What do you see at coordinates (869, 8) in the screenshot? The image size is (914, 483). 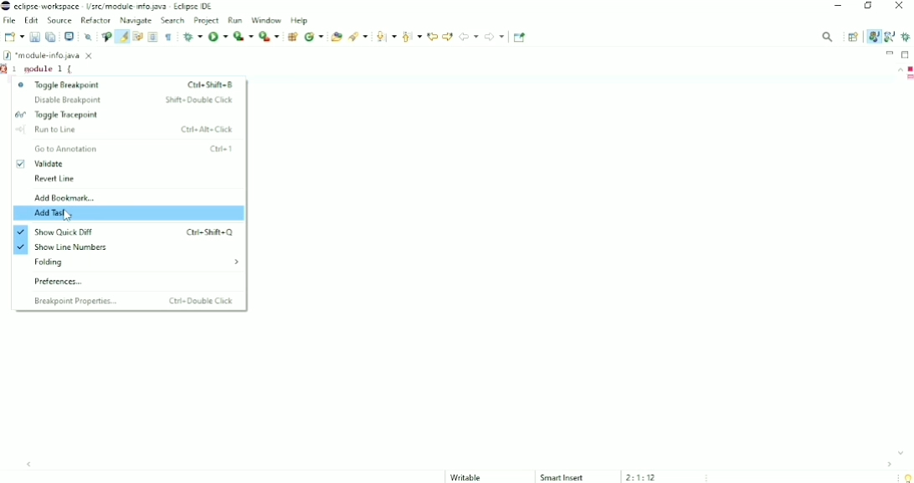 I see `Restore down` at bounding box center [869, 8].